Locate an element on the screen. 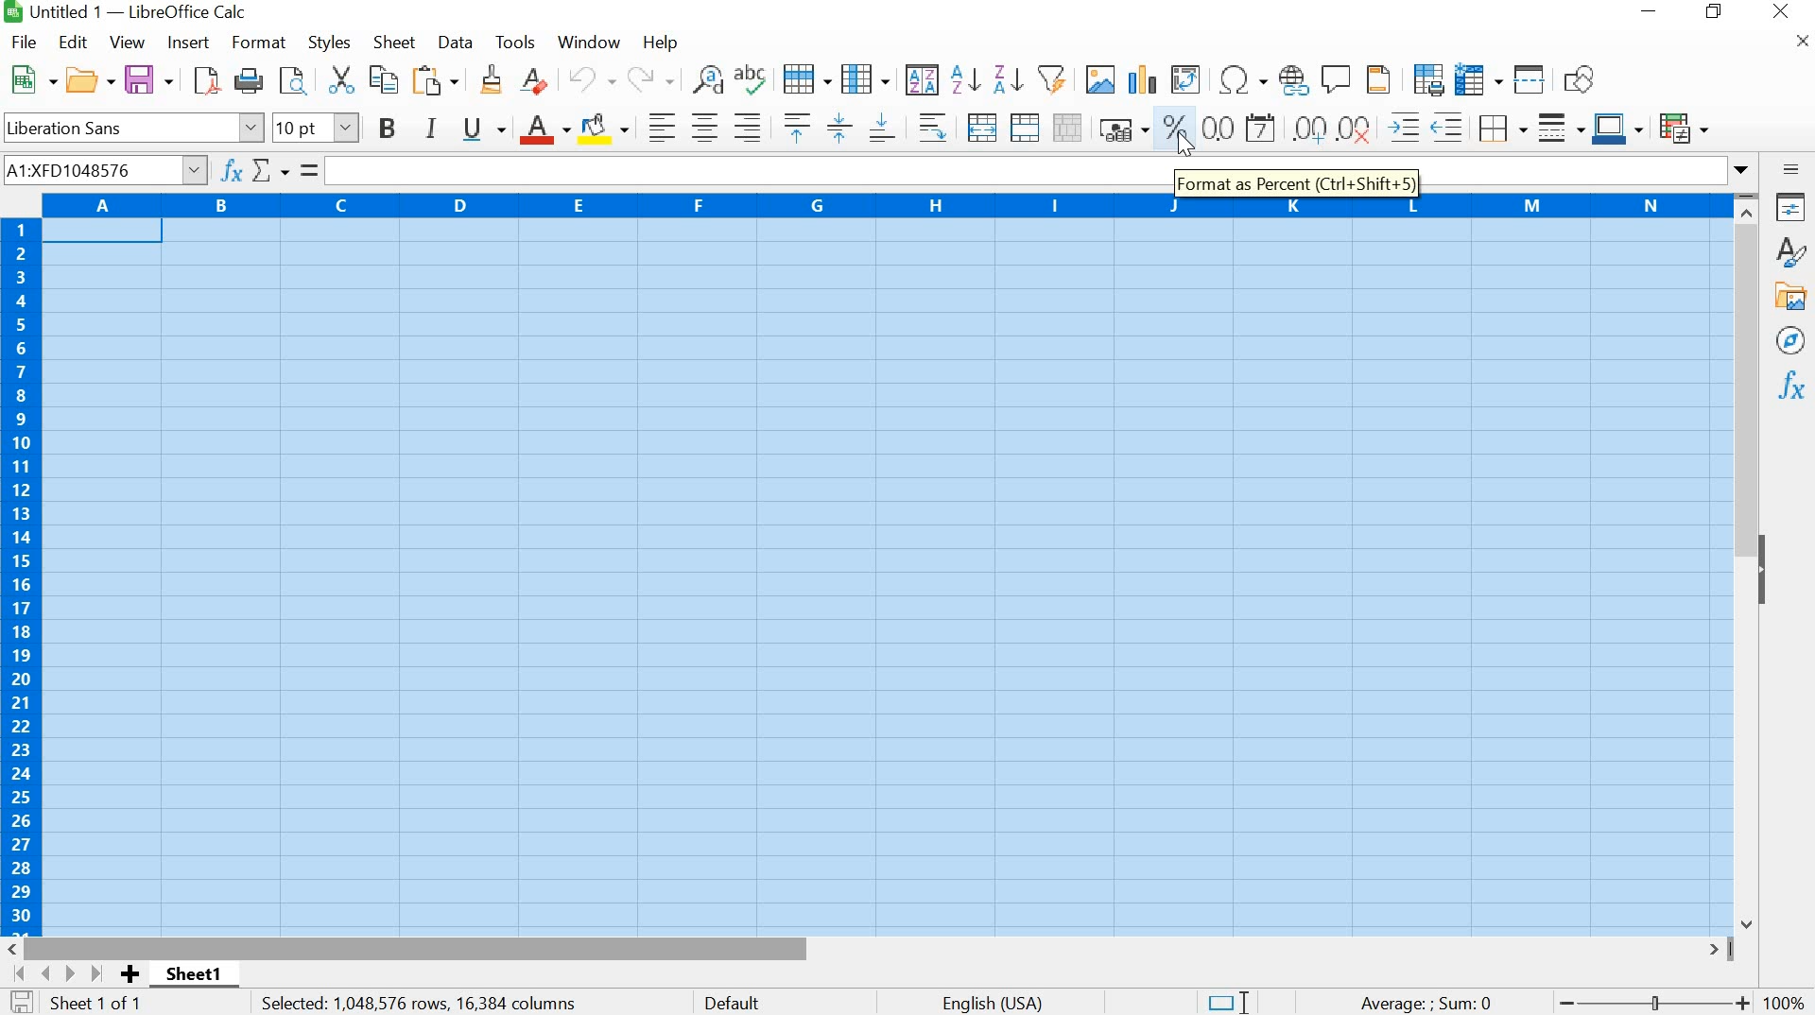 The height and width of the screenshot is (1015, 1815). Font Color is located at coordinates (544, 129).